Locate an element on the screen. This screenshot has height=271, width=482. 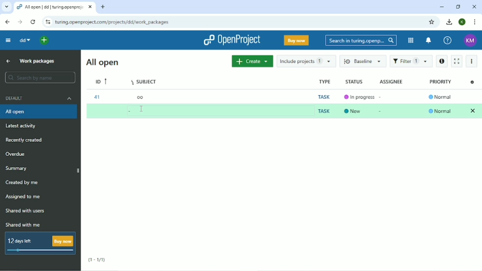
K is located at coordinates (462, 22).